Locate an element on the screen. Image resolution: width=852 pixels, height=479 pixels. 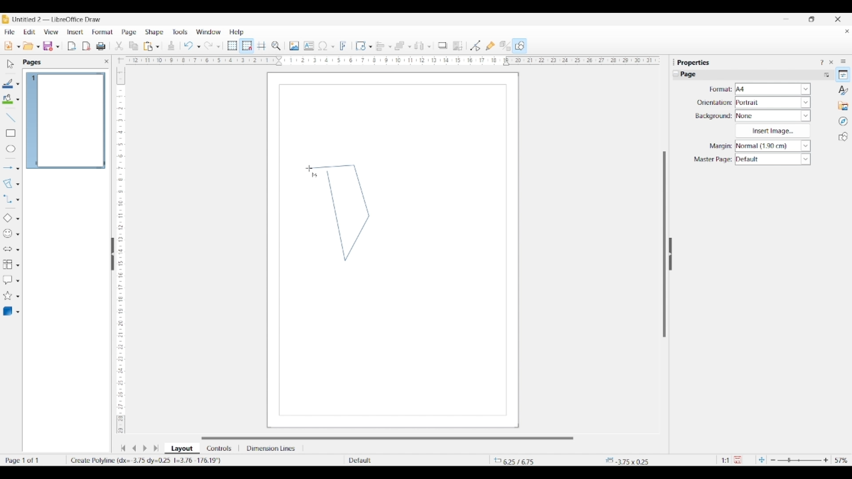
Jump to first slide is located at coordinates (123, 448).